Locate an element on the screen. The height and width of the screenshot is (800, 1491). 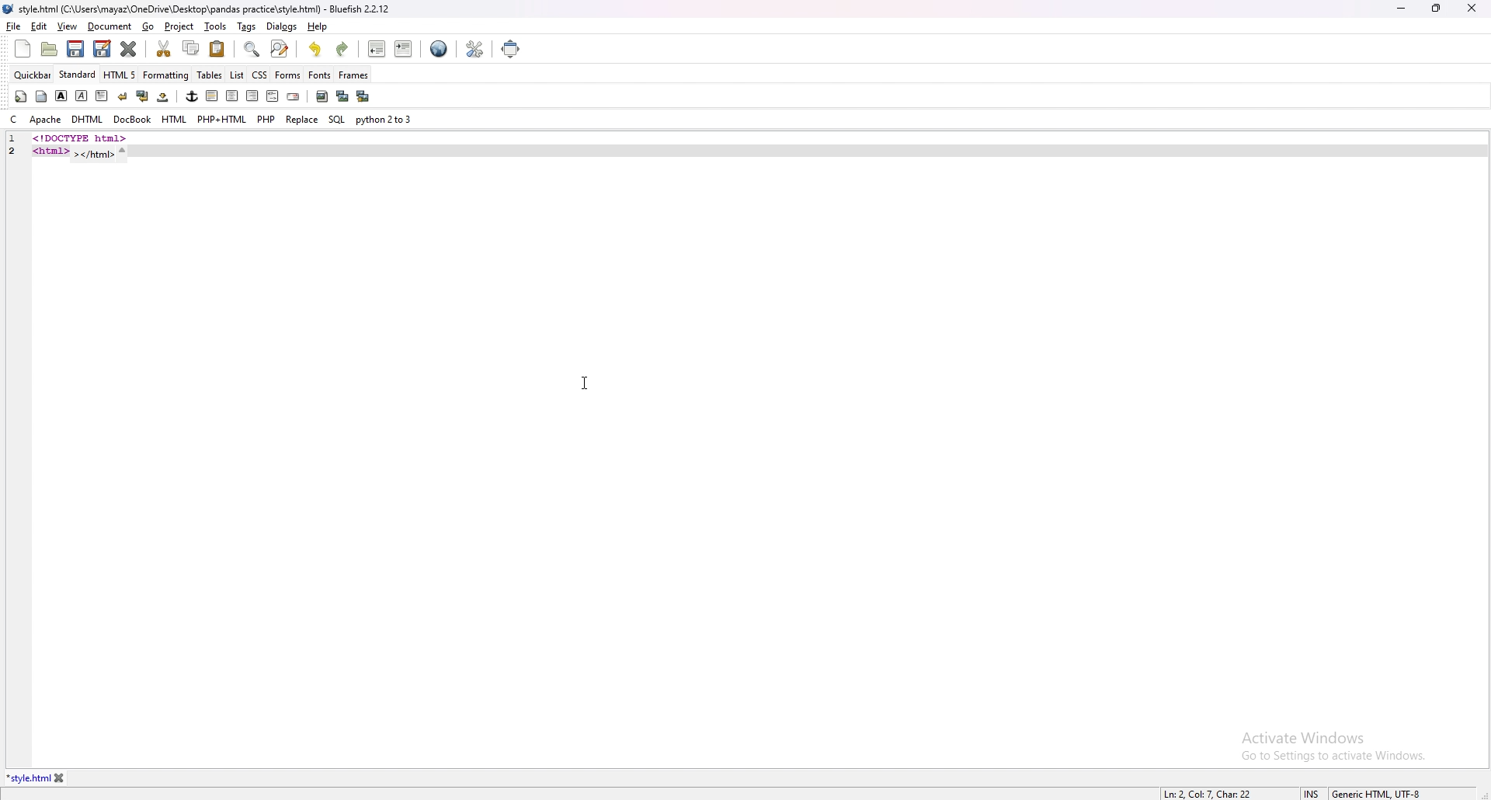
close current tab is located at coordinates (130, 49).